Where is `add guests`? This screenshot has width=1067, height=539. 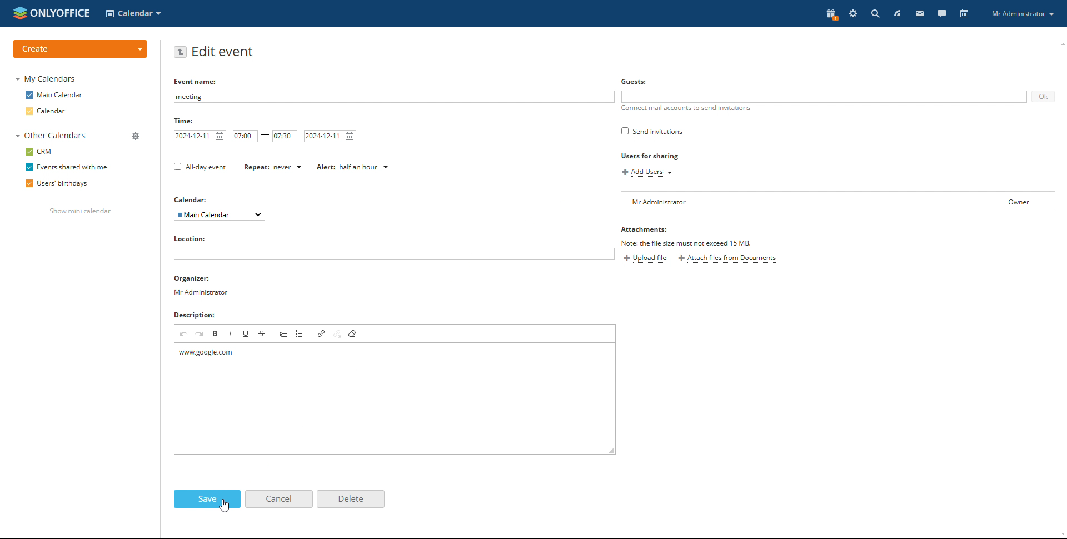 add guests is located at coordinates (824, 97).